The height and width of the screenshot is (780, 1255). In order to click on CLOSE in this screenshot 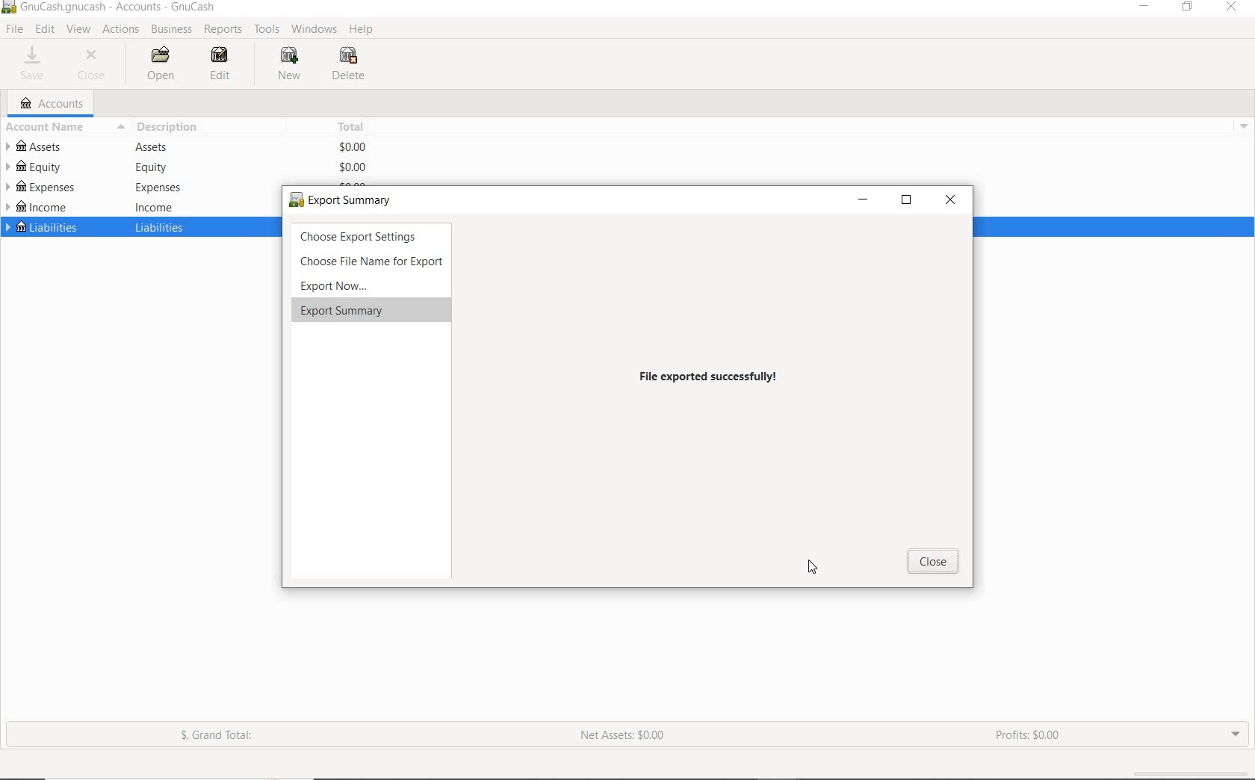, I will do `click(1232, 7)`.